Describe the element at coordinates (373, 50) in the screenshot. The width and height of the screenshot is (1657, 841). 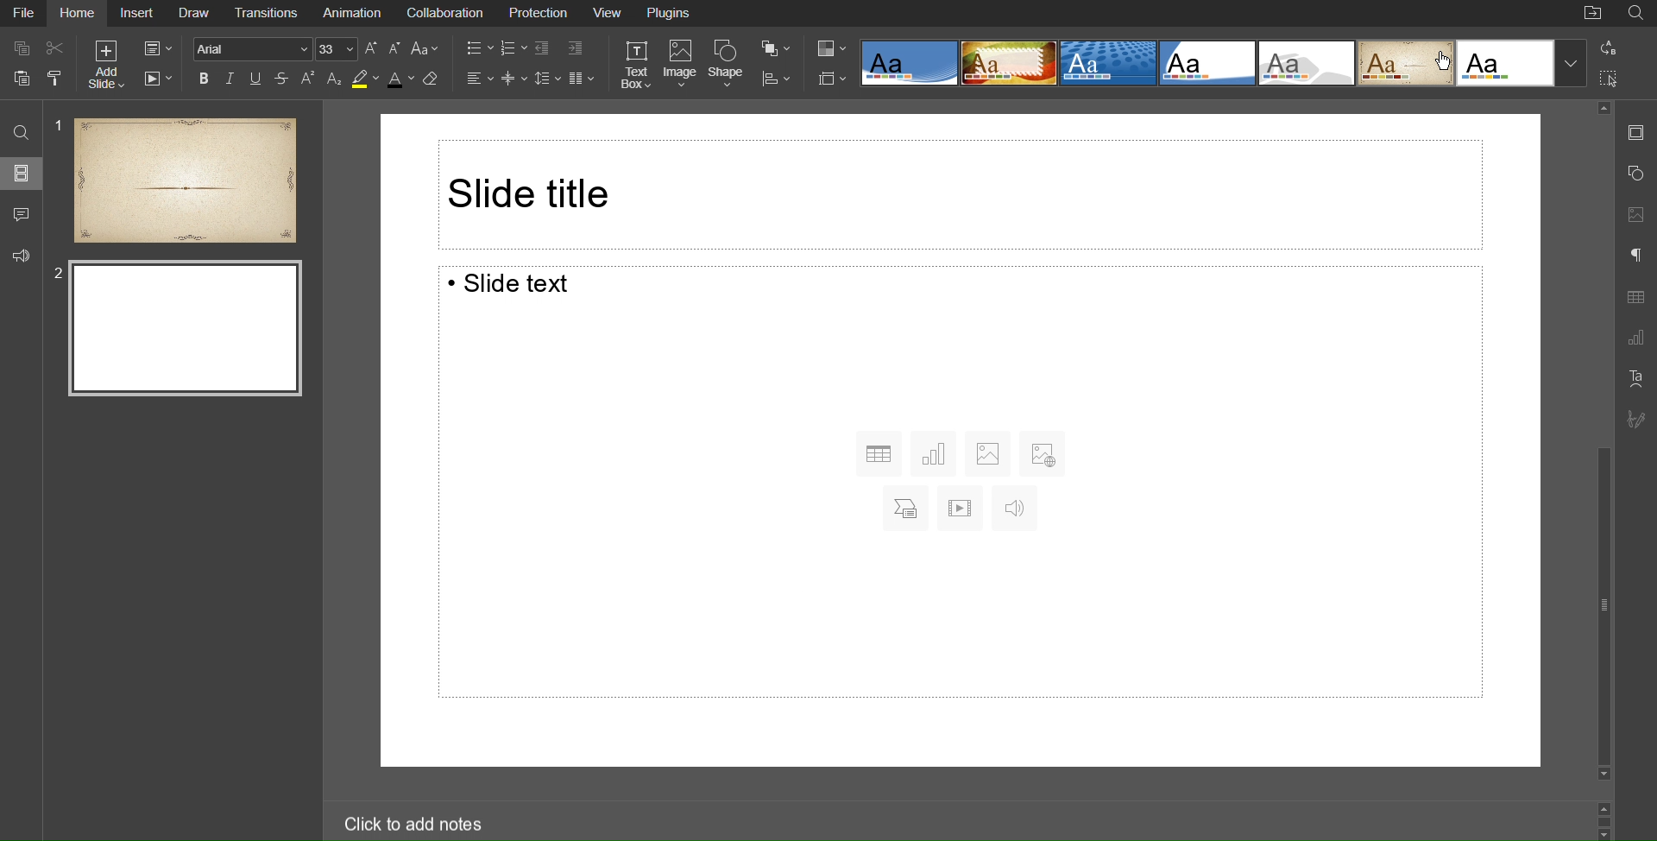
I see `Increase Font Size` at that location.